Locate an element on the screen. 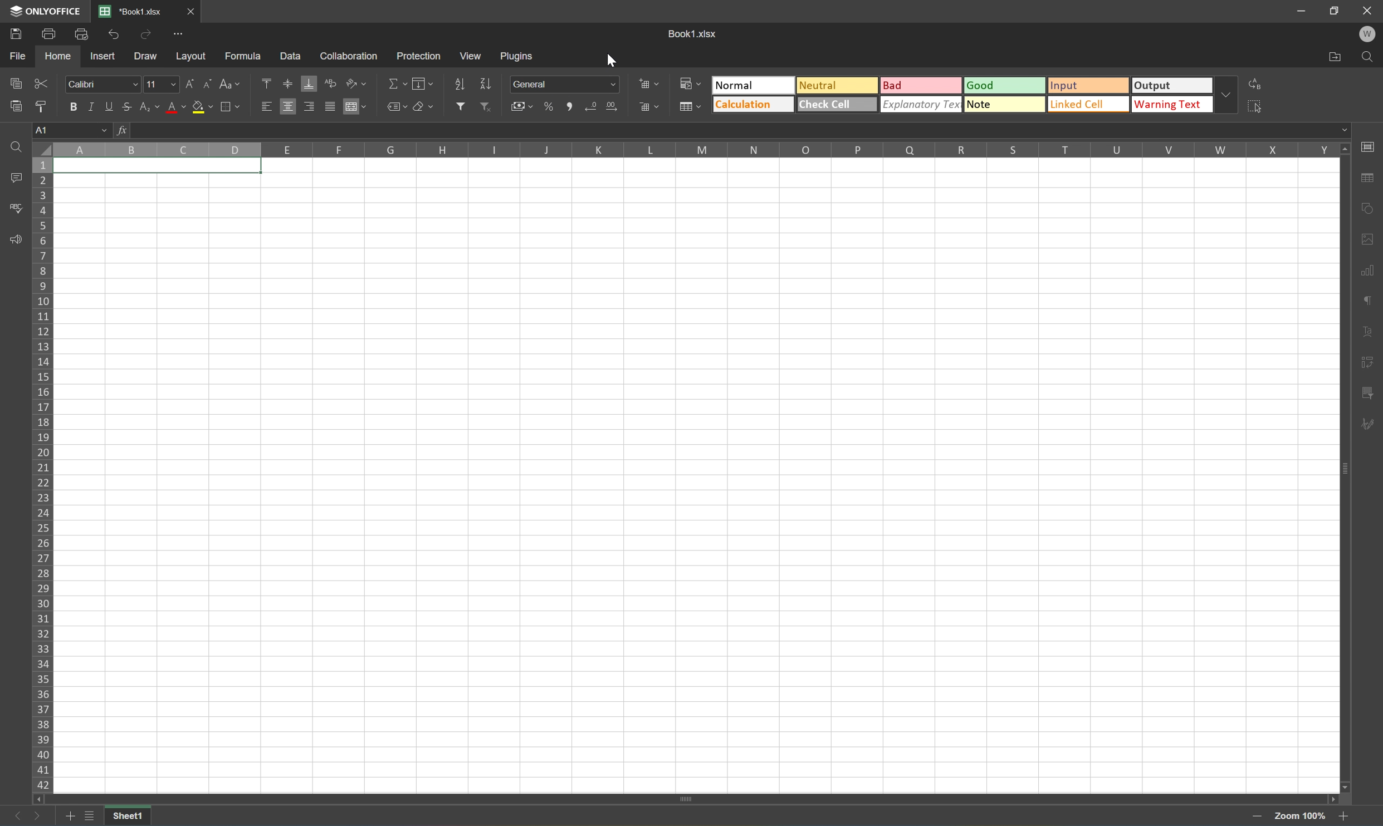 The image size is (1383, 826). Clear is located at coordinates (426, 105).